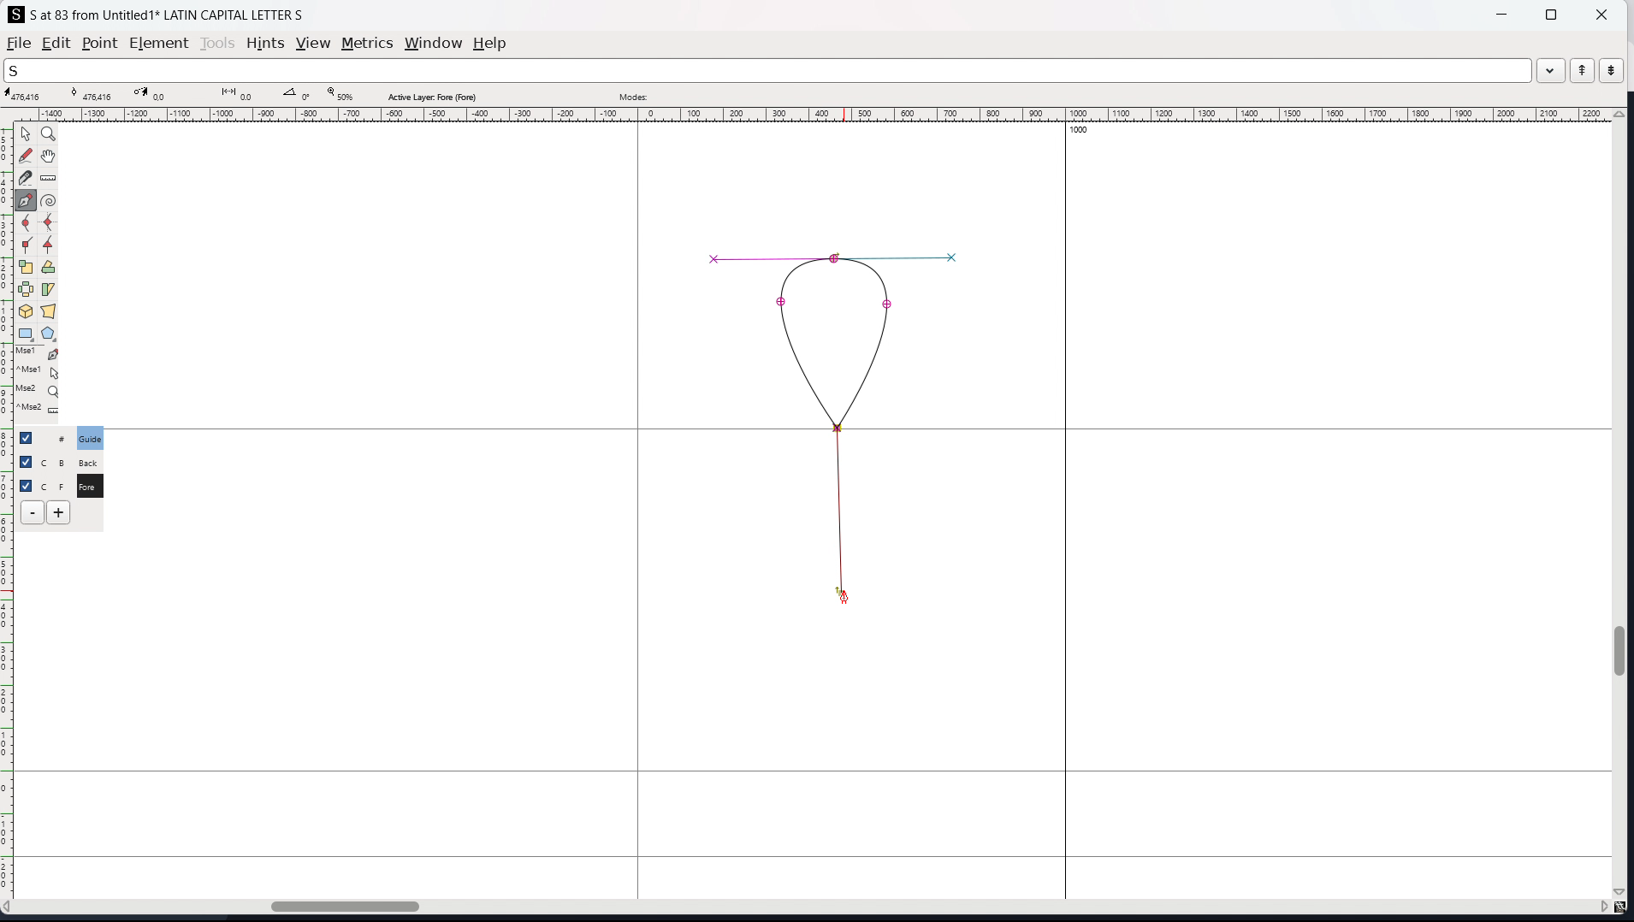  What do you see at coordinates (26, 178) in the screenshot?
I see `cut splines in two` at bounding box center [26, 178].